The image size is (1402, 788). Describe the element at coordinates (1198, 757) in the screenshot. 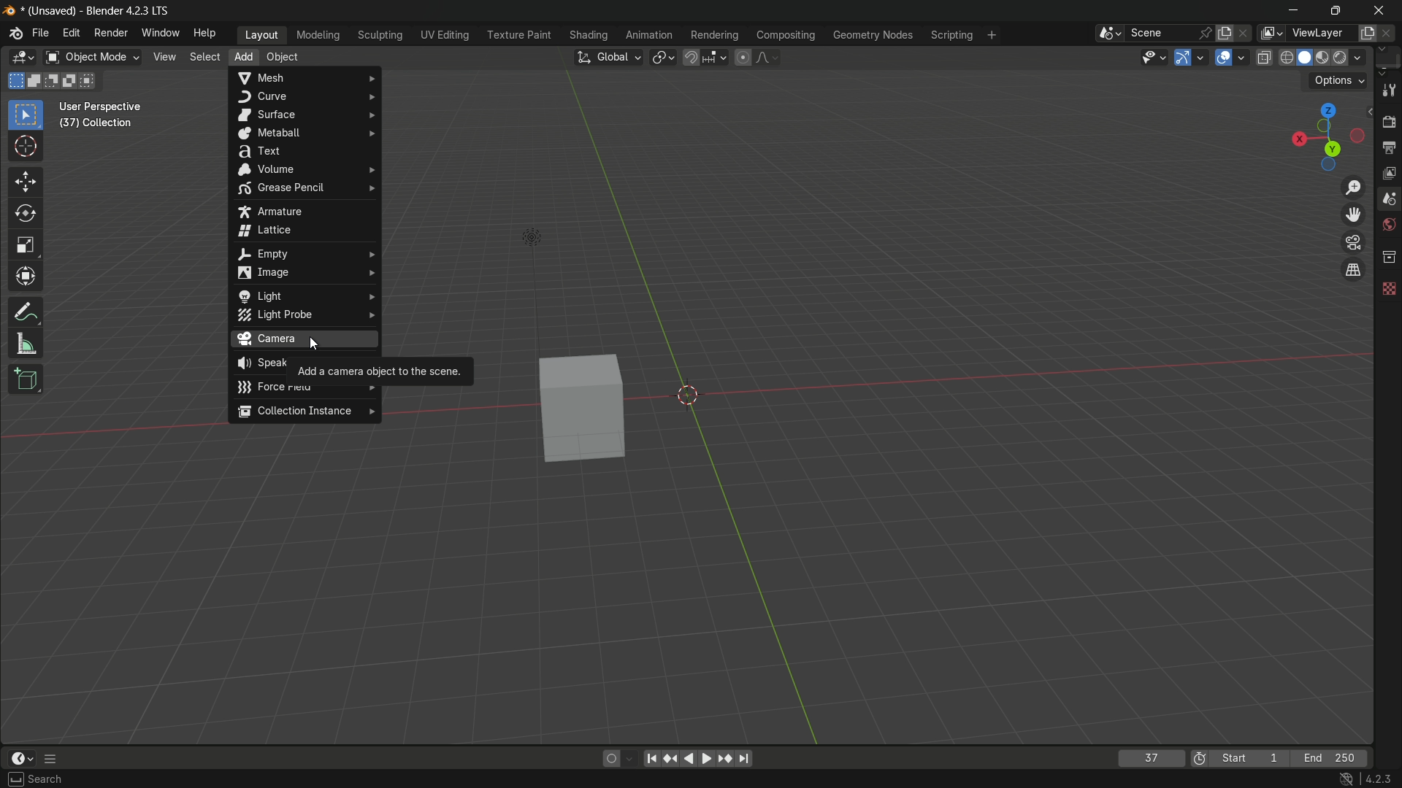

I see `use preview range` at that location.